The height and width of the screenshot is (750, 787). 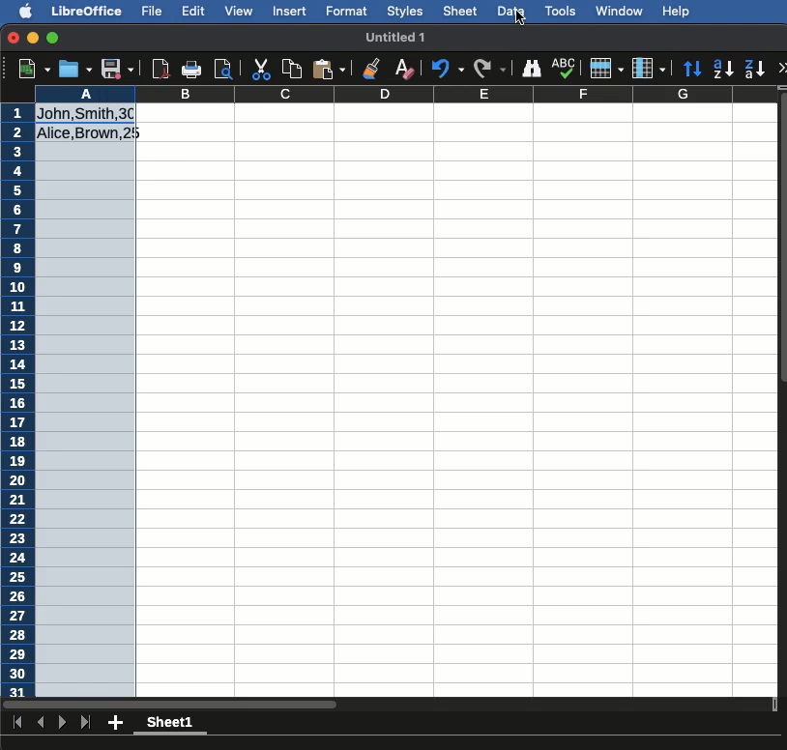 I want to click on Window, so click(x=623, y=12).